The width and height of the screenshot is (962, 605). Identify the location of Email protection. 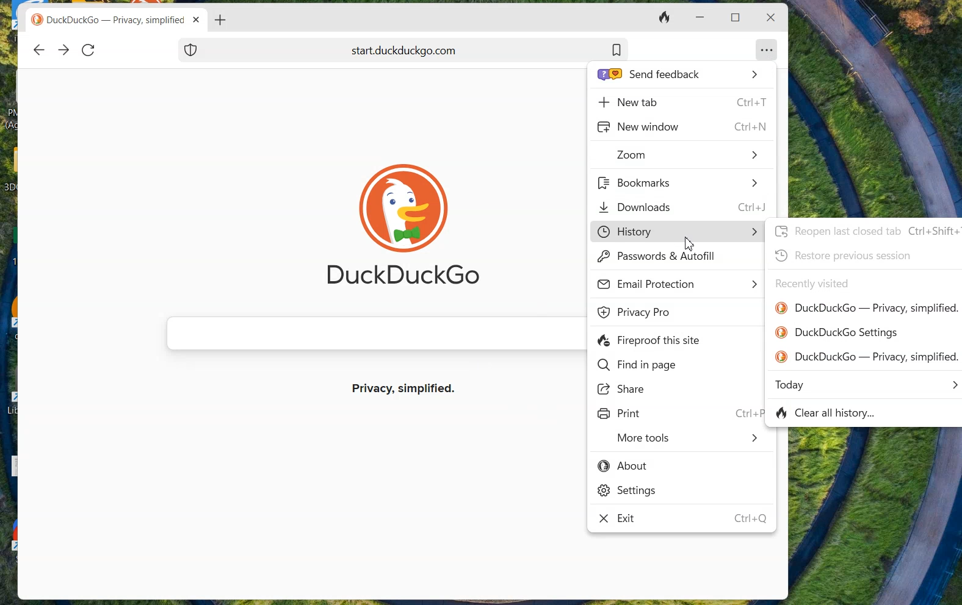
(678, 284).